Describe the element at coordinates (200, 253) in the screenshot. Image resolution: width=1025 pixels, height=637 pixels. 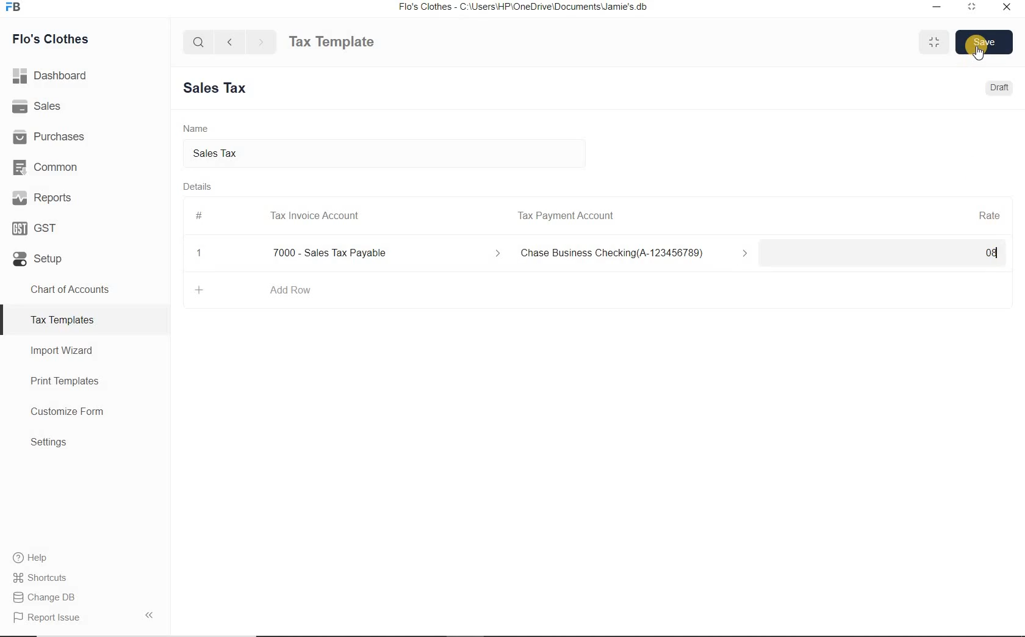
I see `Close` at that location.